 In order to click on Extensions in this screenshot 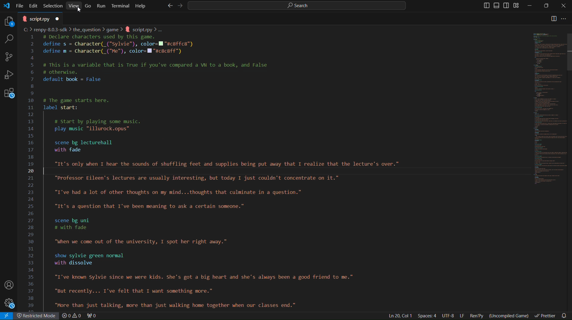, I will do `click(9, 96)`.